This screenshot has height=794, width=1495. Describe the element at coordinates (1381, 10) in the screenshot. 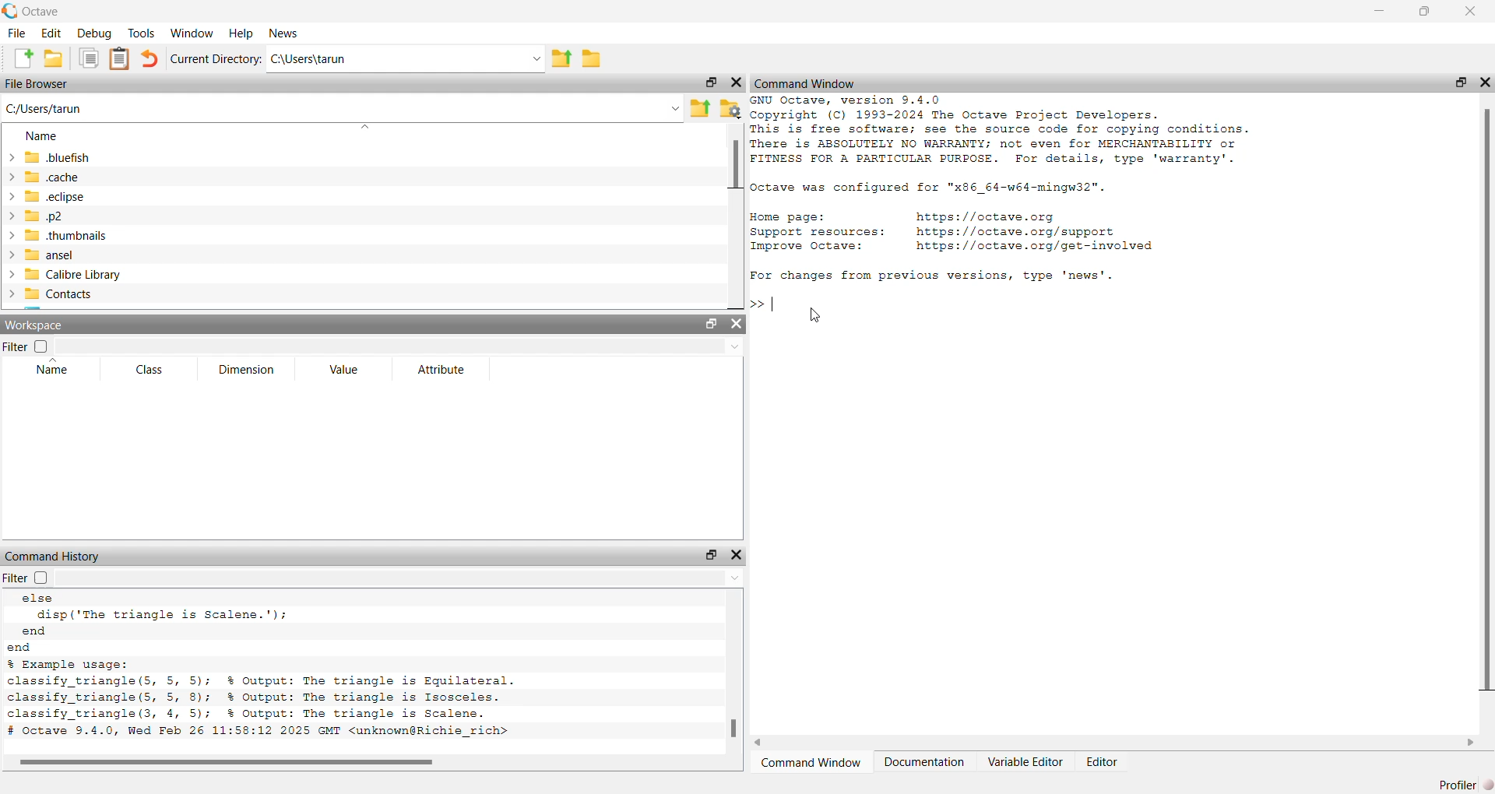

I see `minimize` at that location.